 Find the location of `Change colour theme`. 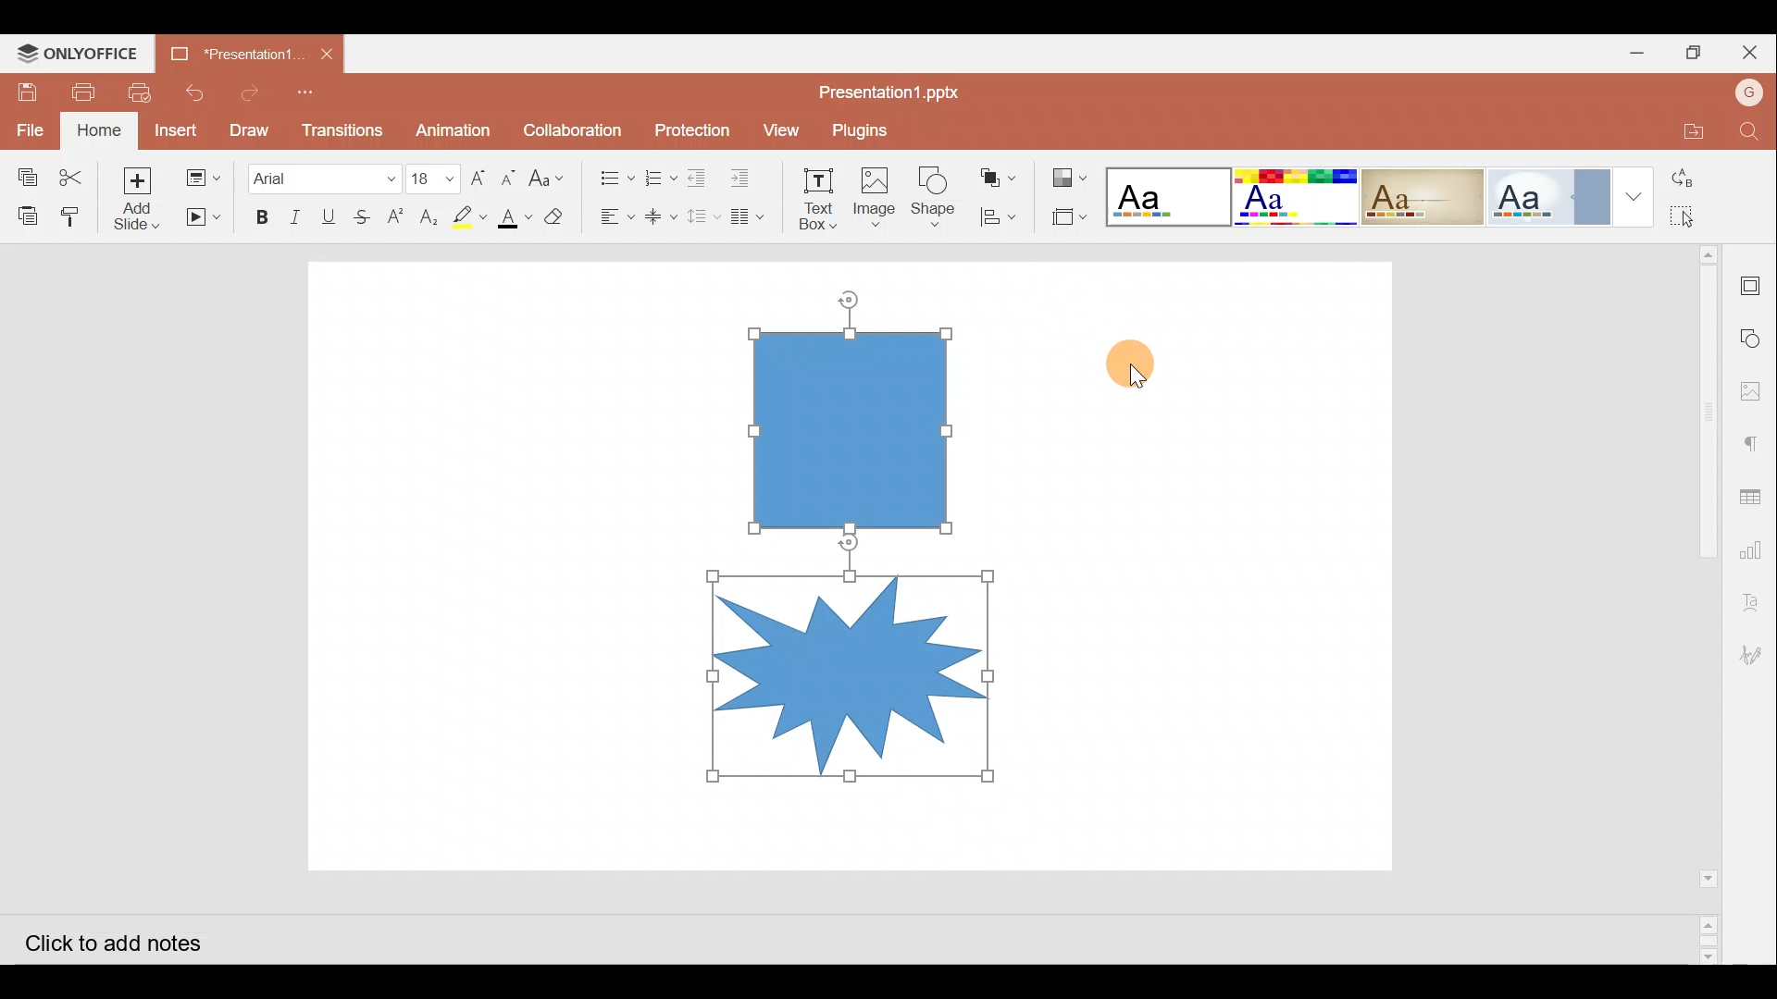

Change colour theme is located at coordinates (1072, 173).